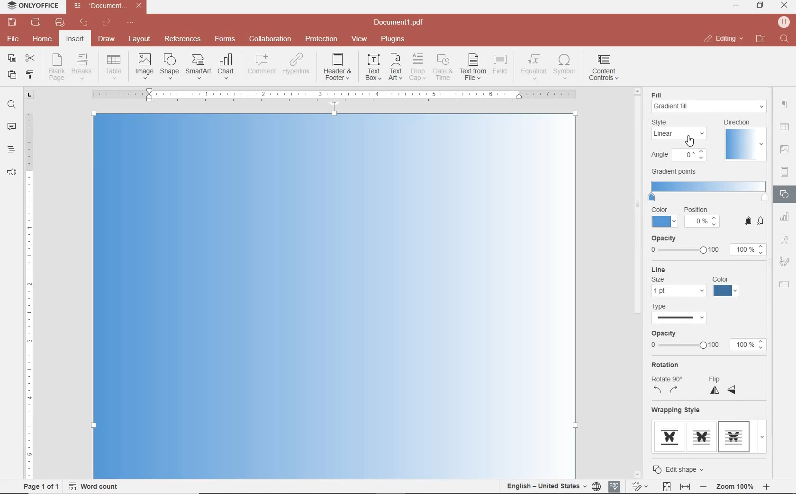  Describe the element at coordinates (41, 38) in the screenshot. I see `home` at that location.